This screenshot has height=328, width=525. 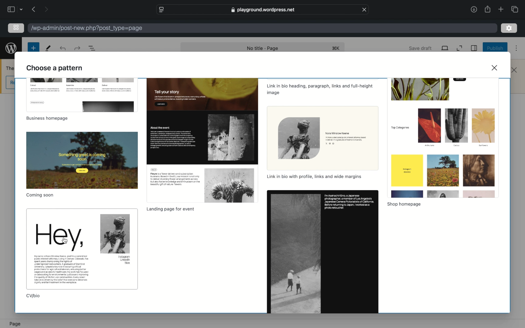 What do you see at coordinates (46, 9) in the screenshot?
I see `next page` at bounding box center [46, 9].